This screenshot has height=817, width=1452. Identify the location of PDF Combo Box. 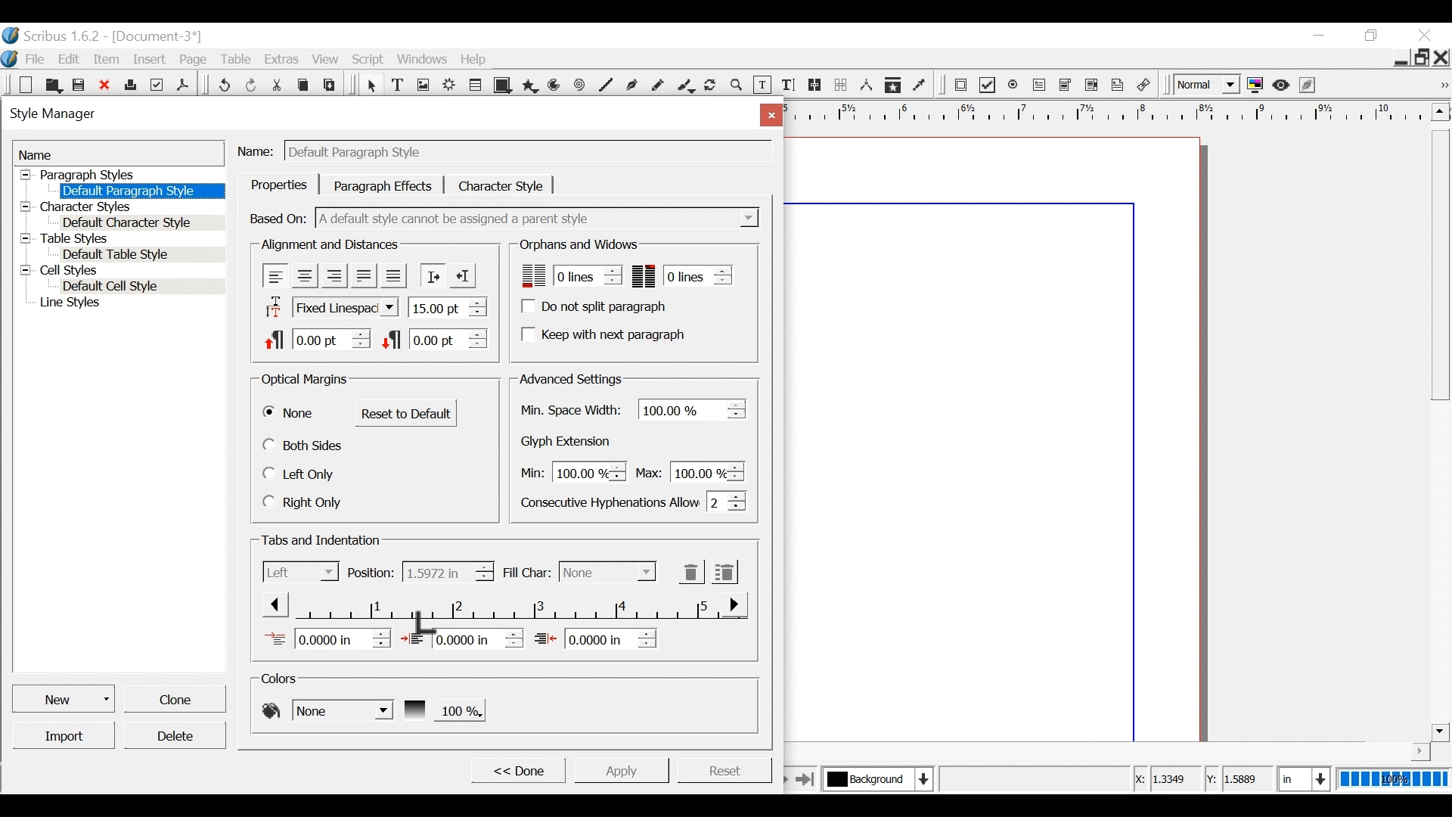
(1067, 85).